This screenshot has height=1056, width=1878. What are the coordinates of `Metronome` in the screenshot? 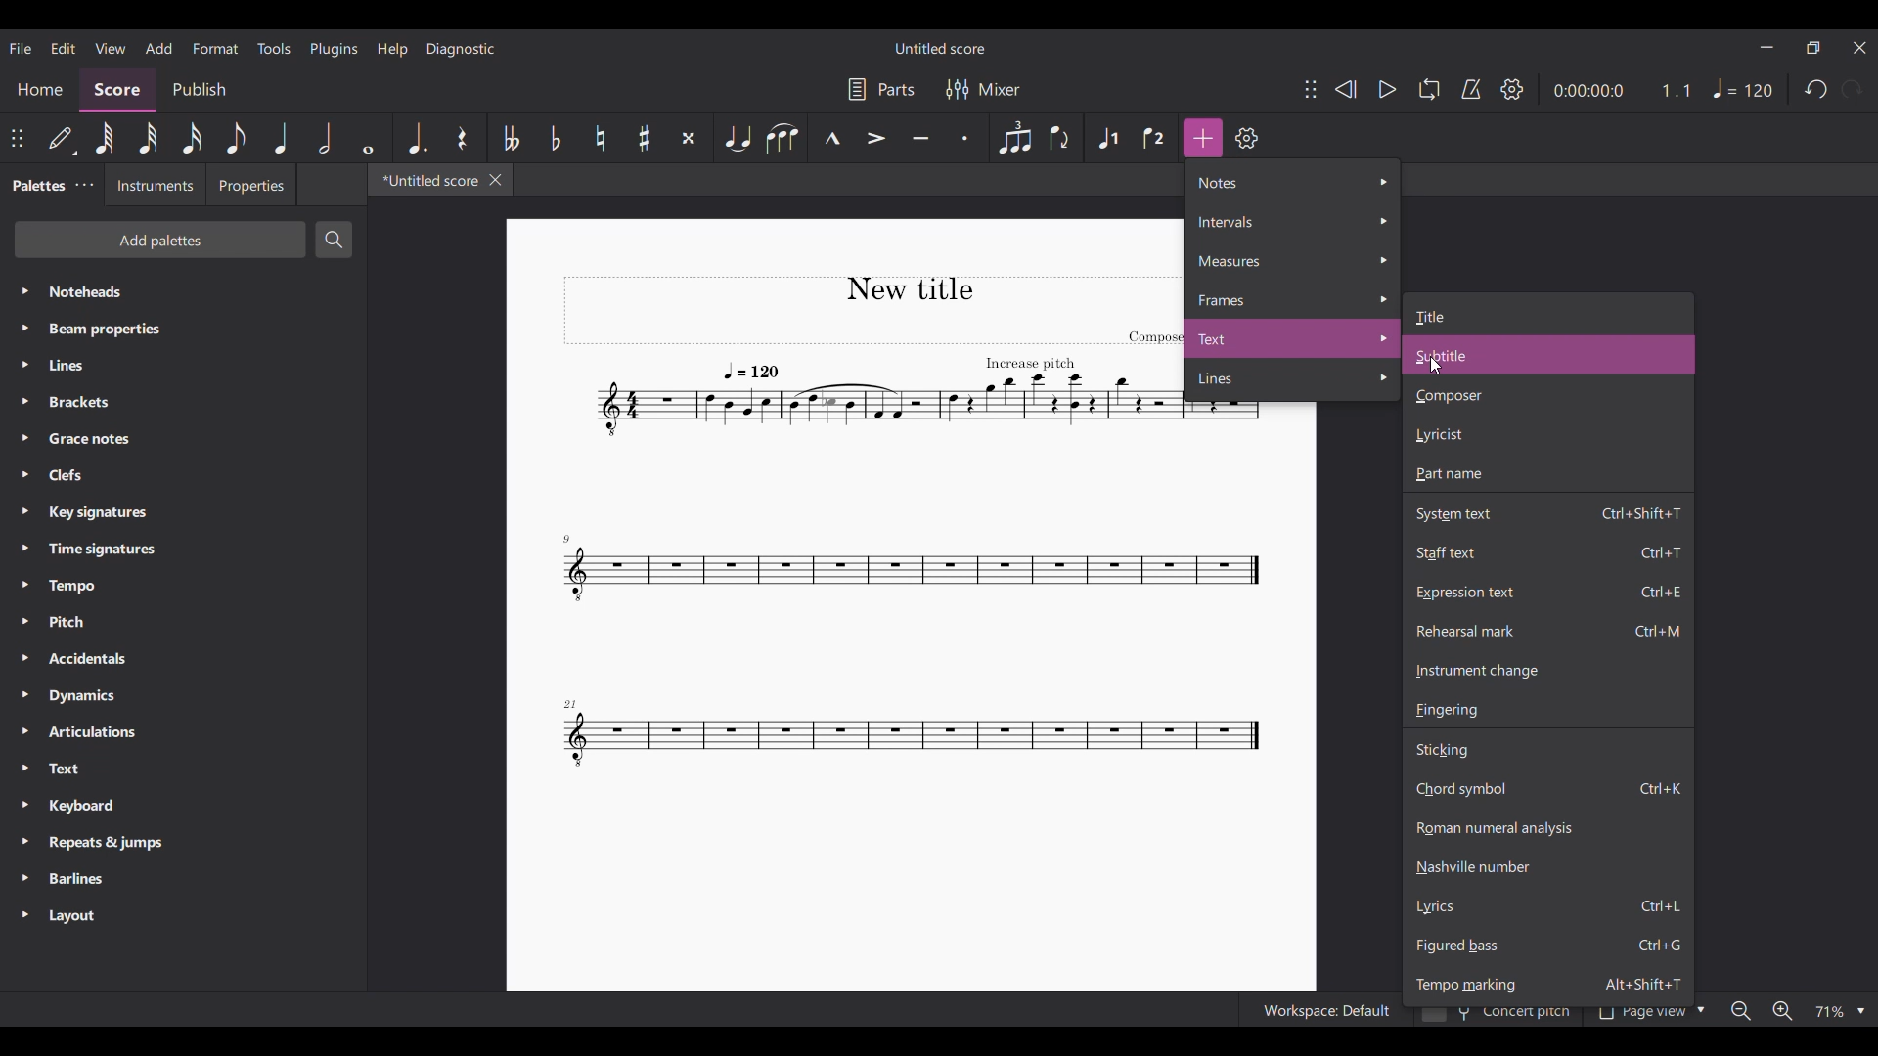 It's located at (1471, 89).